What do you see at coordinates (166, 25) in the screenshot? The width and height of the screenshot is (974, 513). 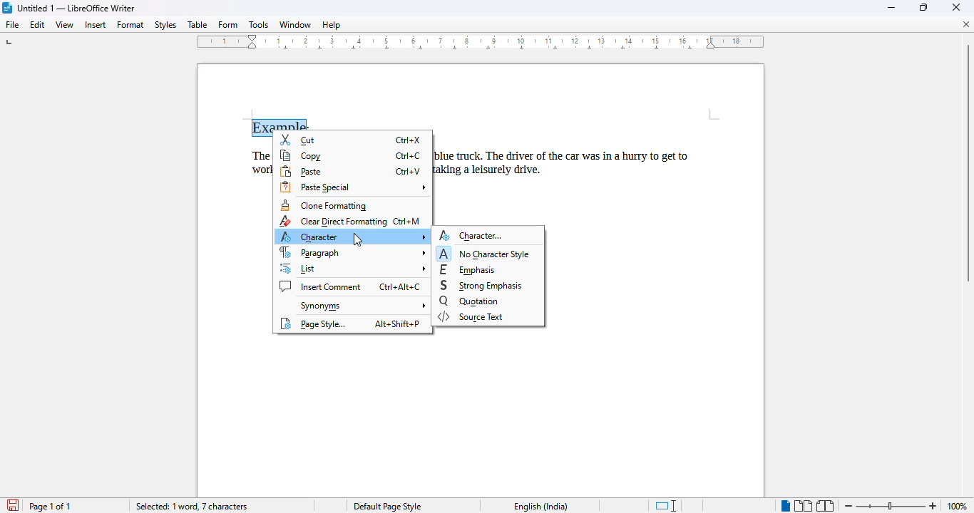 I see `styles` at bounding box center [166, 25].